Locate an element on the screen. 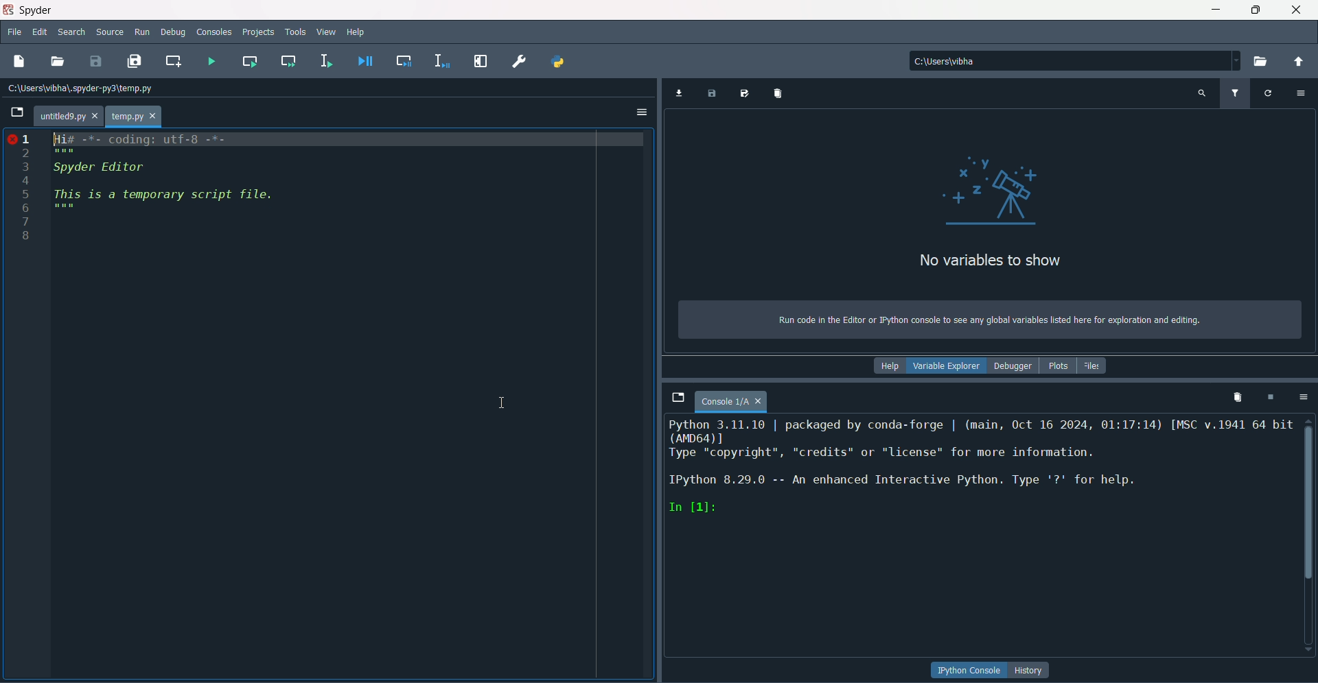 The image size is (1318, 683). debug selection is located at coordinates (439, 61).